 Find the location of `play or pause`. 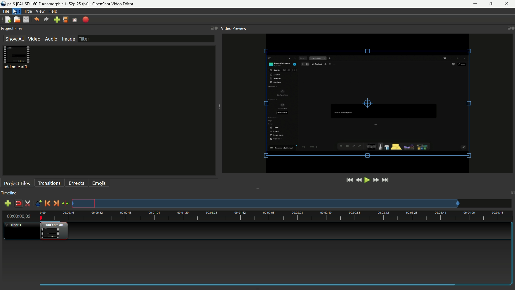

play or pause is located at coordinates (366, 180).